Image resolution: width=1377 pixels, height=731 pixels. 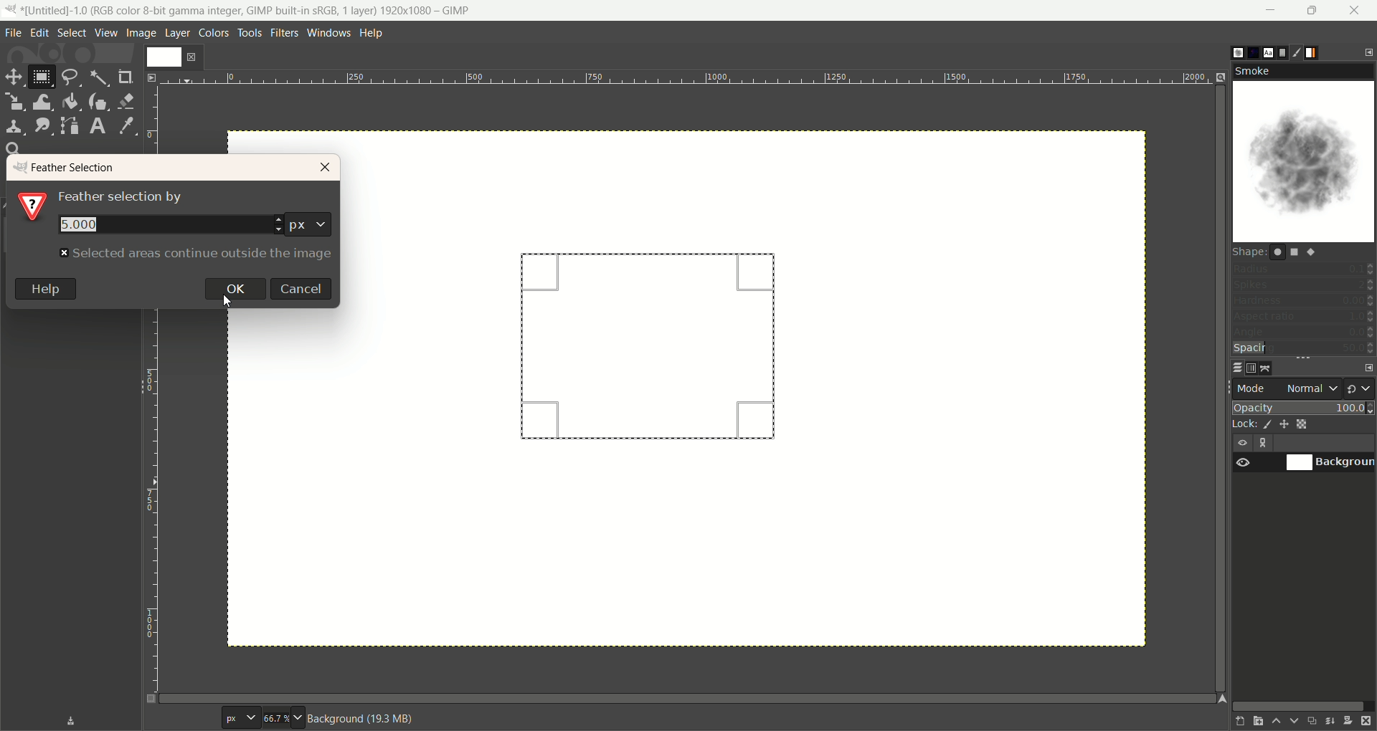 I want to click on document histor, so click(x=1279, y=52).